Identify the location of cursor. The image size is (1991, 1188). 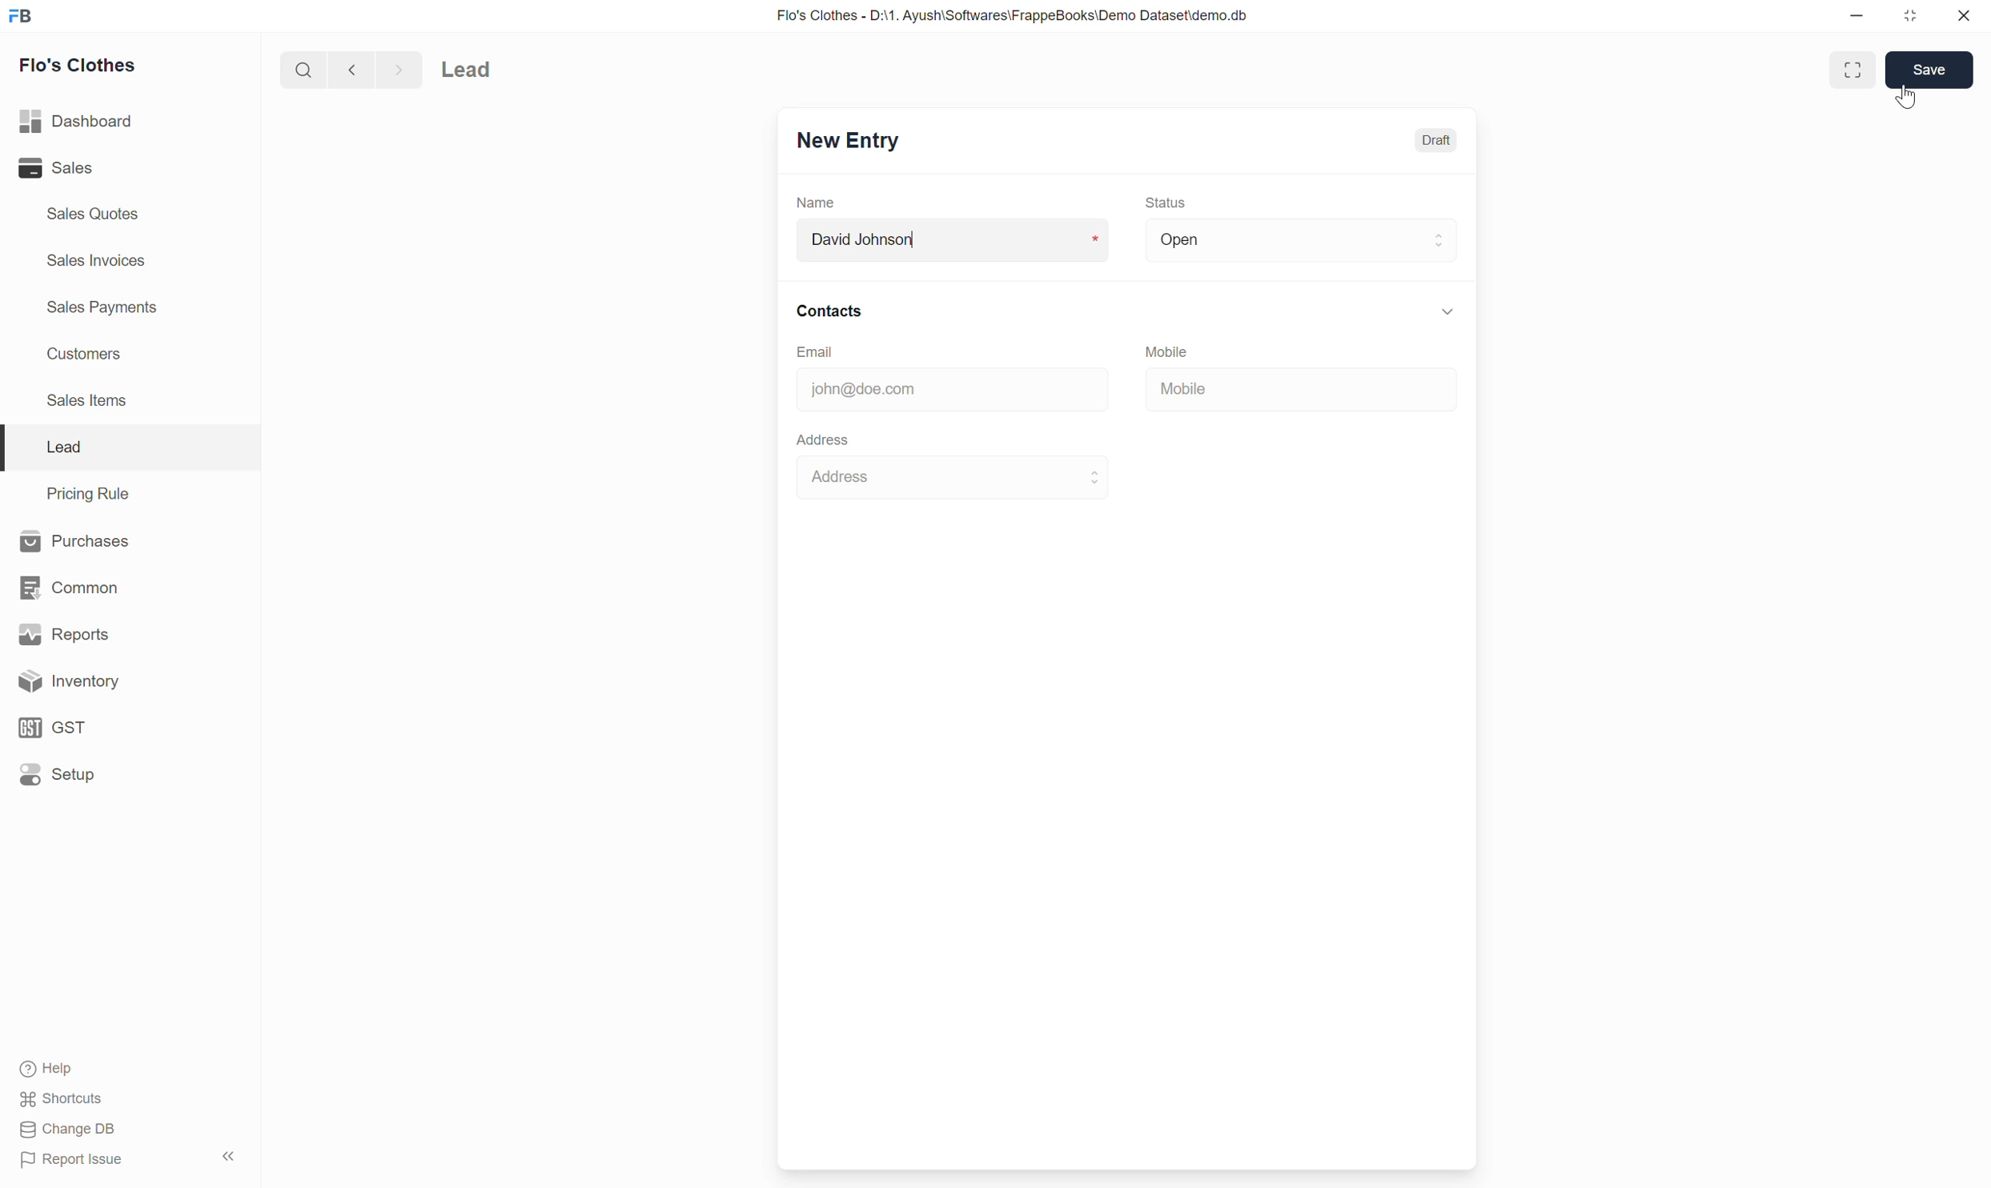
(1910, 102).